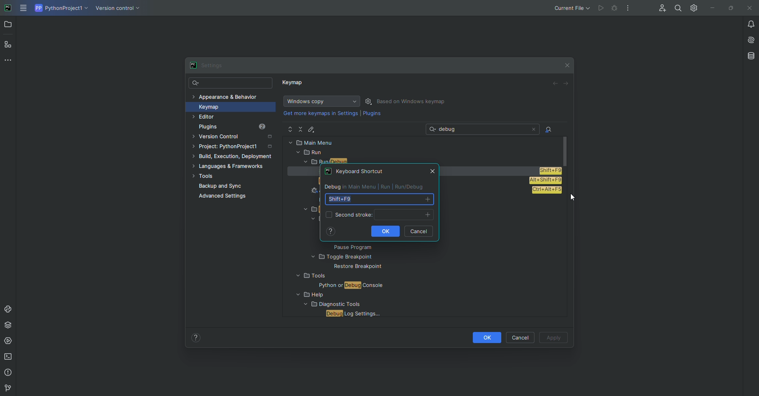 The image size is (759, 396). Describe the element at coordinates (225, 96) in the screenshot. I see `Appearance` at that location.